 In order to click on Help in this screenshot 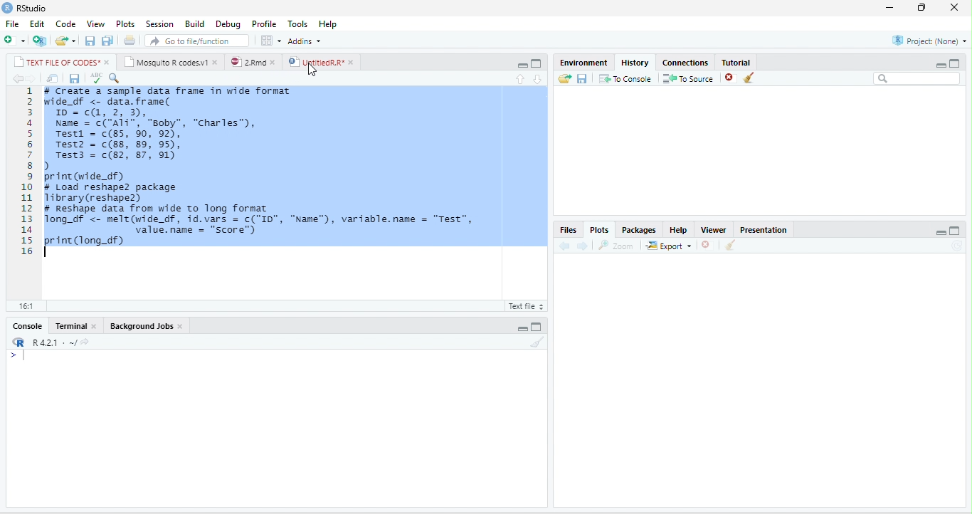, I will do `click(679, 230)`.